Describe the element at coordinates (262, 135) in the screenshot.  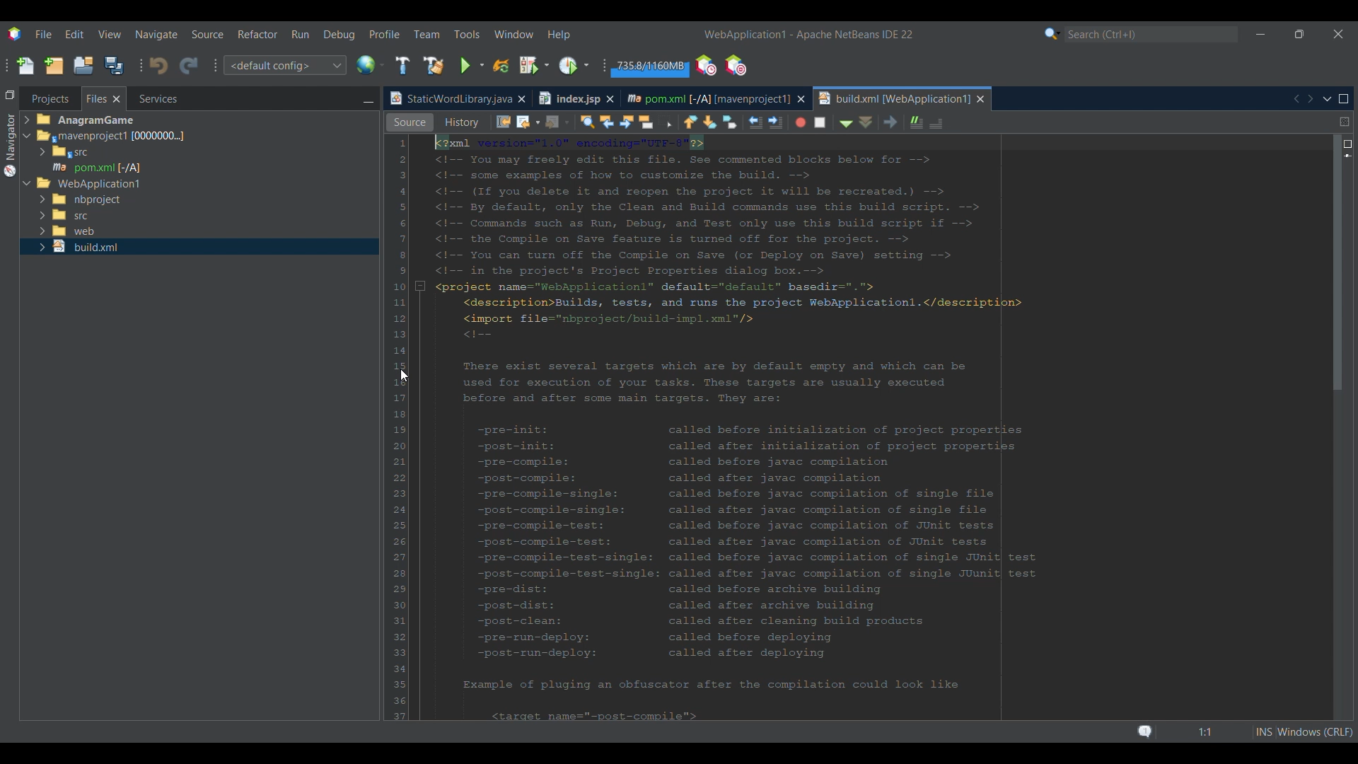
I see `Selected tab highlighted` at that location.